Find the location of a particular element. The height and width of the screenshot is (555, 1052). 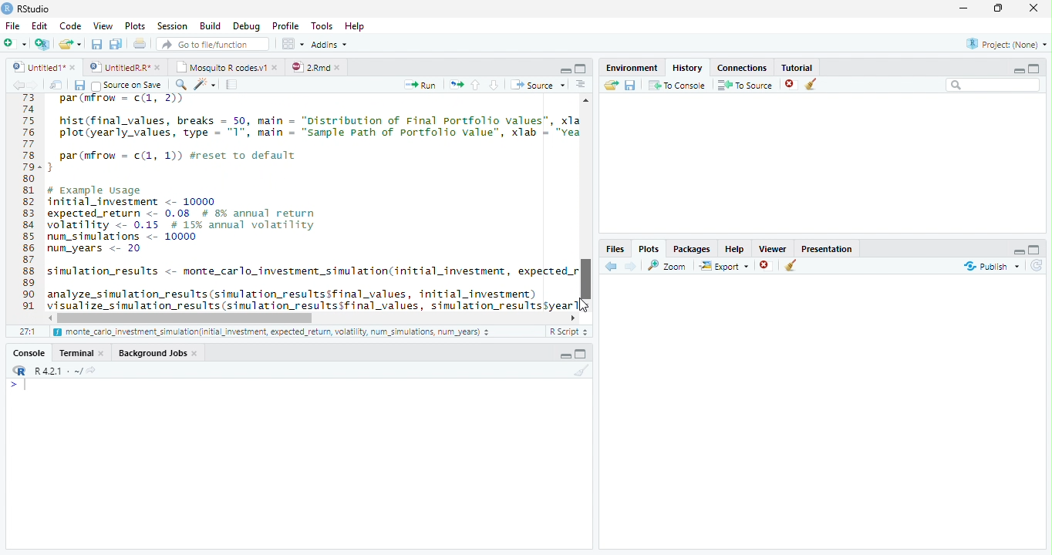

Hide is located at coordinates (1019, 69).